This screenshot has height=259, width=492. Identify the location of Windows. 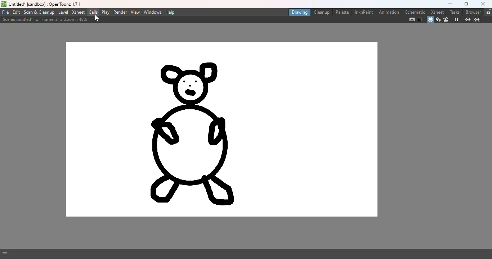
(153, 12).